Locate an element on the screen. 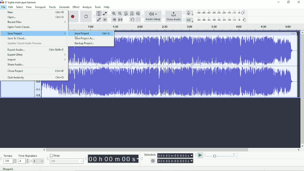 The height and width of the screenshot is (171, 304). Record meter is located at coordinates (217, 13).